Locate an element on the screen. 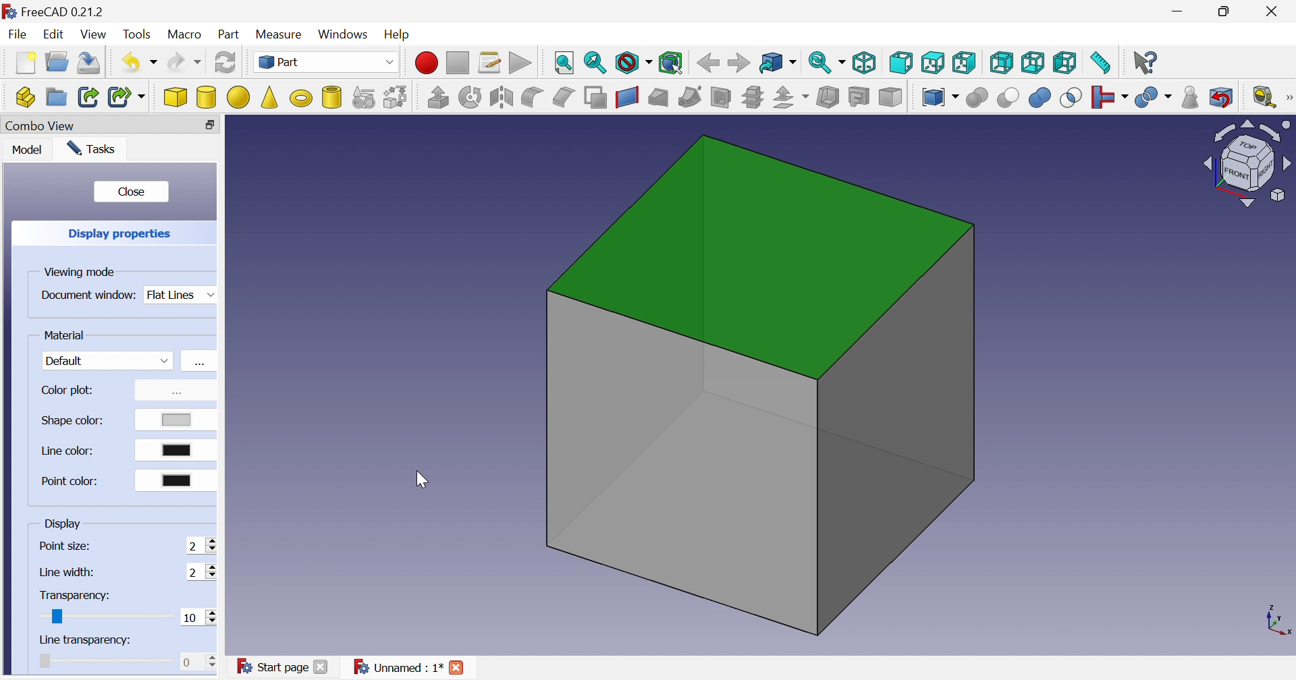 The width and height of the screenshot is (1296, 680). Switch between workbenches is located at coordinates (328, 62).